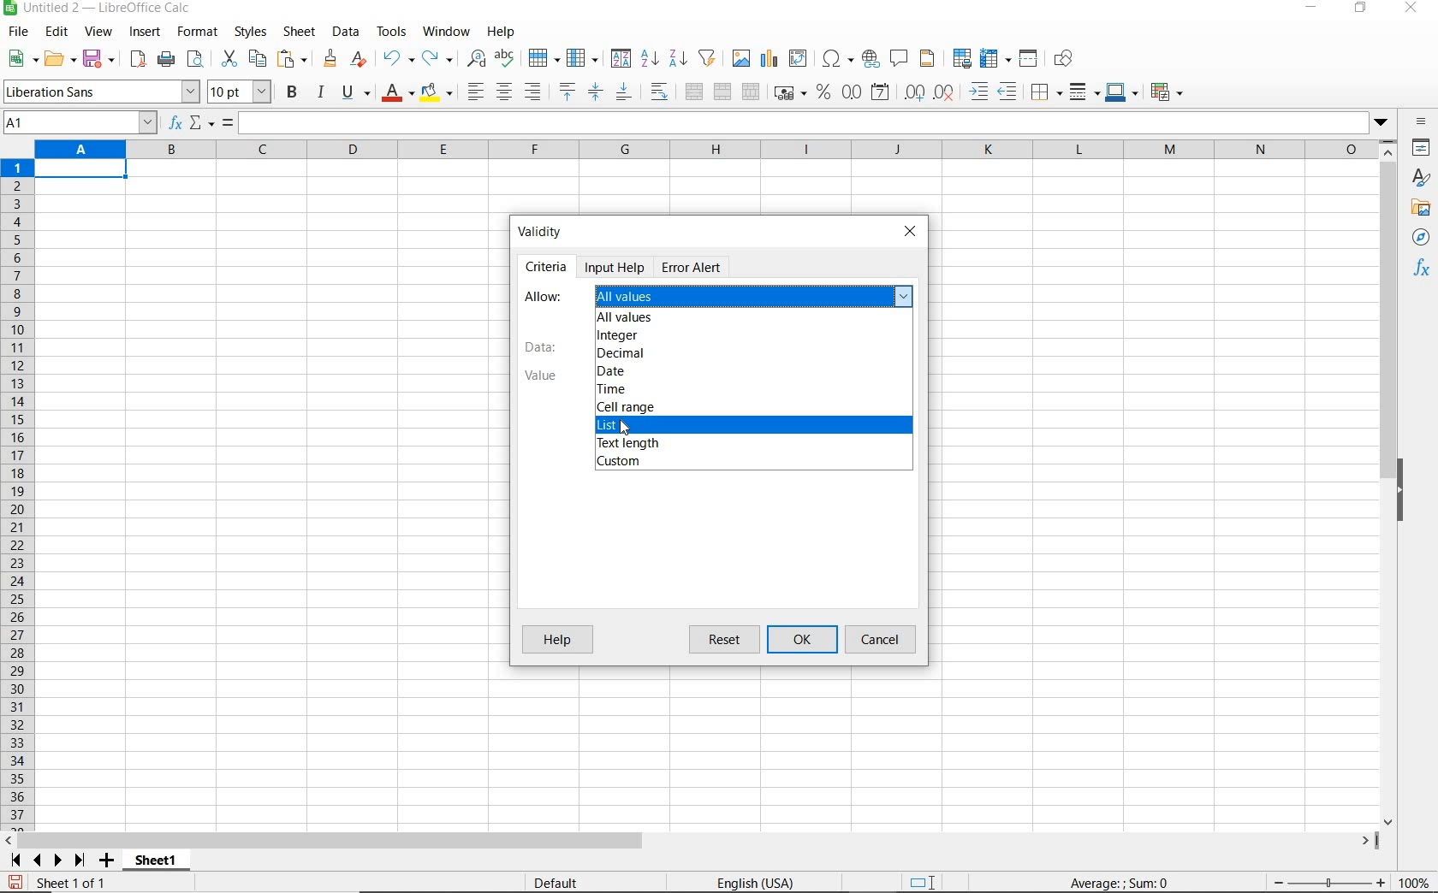 This screenshot has height=893, width=1438. I want to click on function wizard, so click(173, 123).